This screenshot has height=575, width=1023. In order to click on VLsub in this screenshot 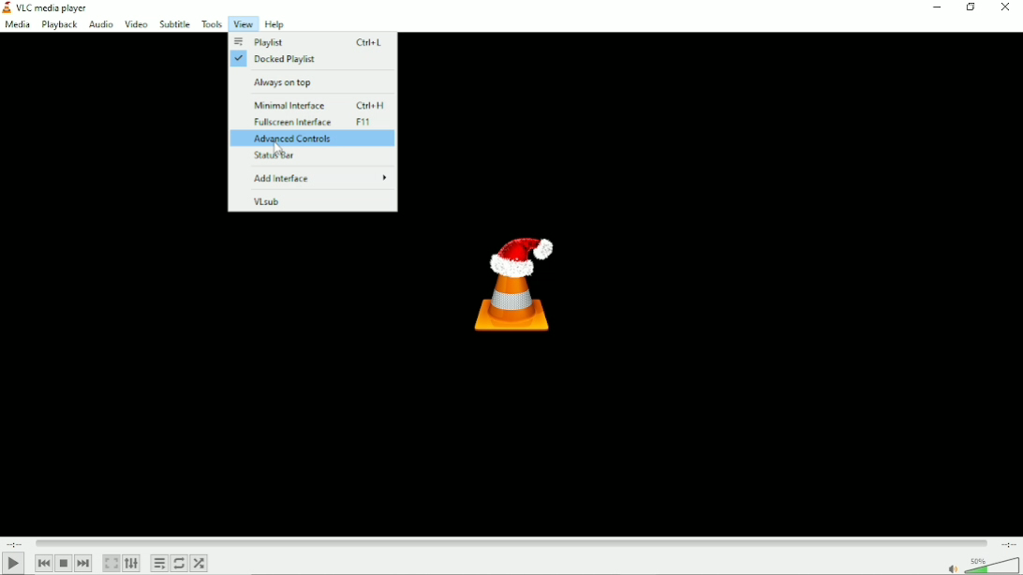, I will do `click(313, 200)`.